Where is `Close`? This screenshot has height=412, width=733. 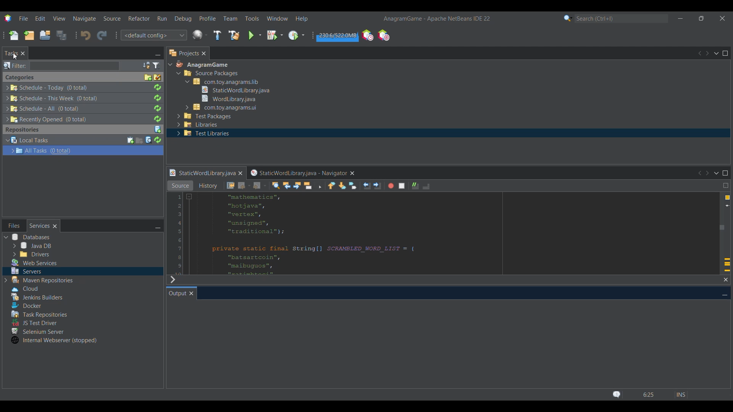 Close is located at coordinates (23, 53).